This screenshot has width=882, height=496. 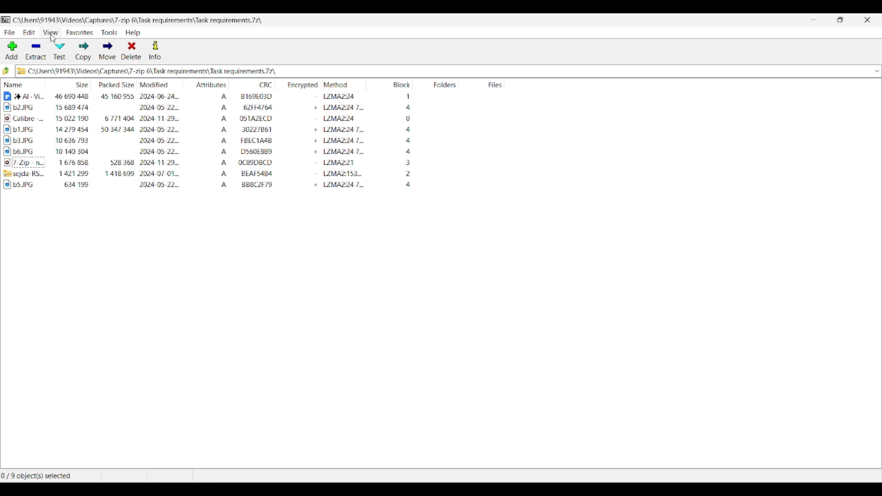 What do you see at coordinates (489, 85) in the screenshot?
I see `Files column` at bounding box center [489, 85].